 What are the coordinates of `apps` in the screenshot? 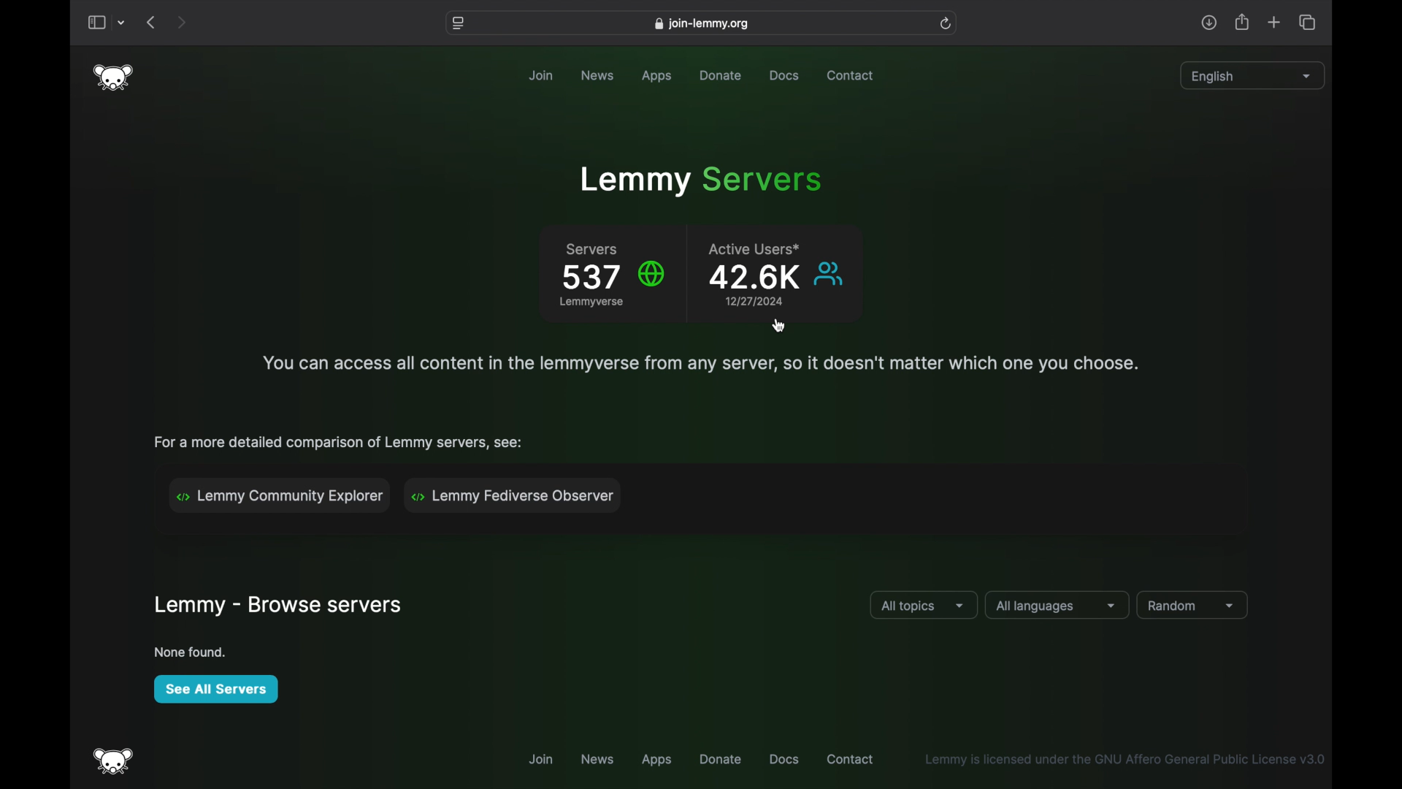 It's located at (662, 77).